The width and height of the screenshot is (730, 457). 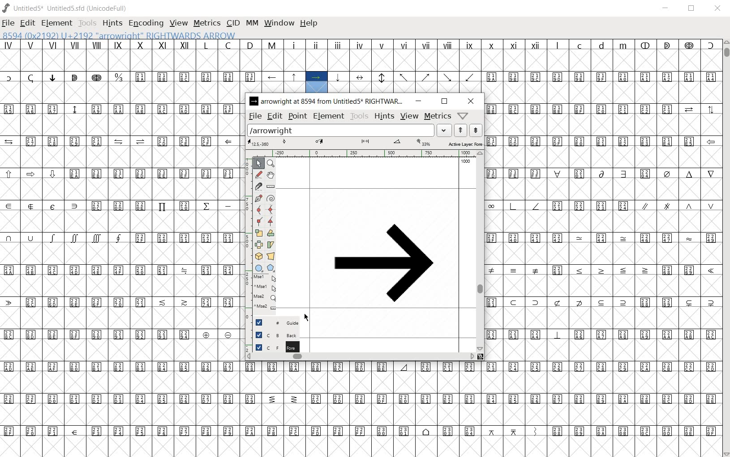 I want to click on active layer: fore, so click(x=365, y=143).